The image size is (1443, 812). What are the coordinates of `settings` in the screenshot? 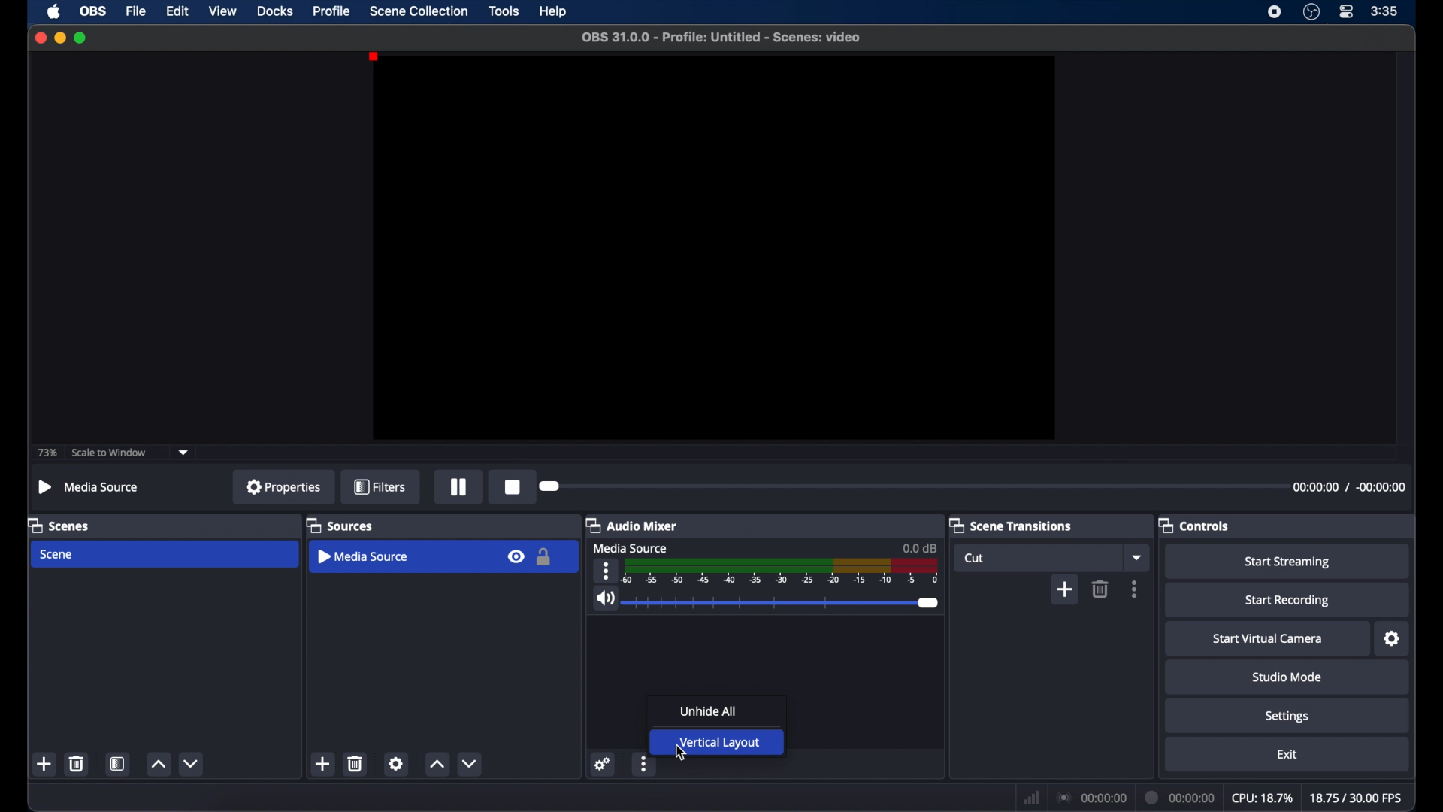 It's located at (1392, 638).